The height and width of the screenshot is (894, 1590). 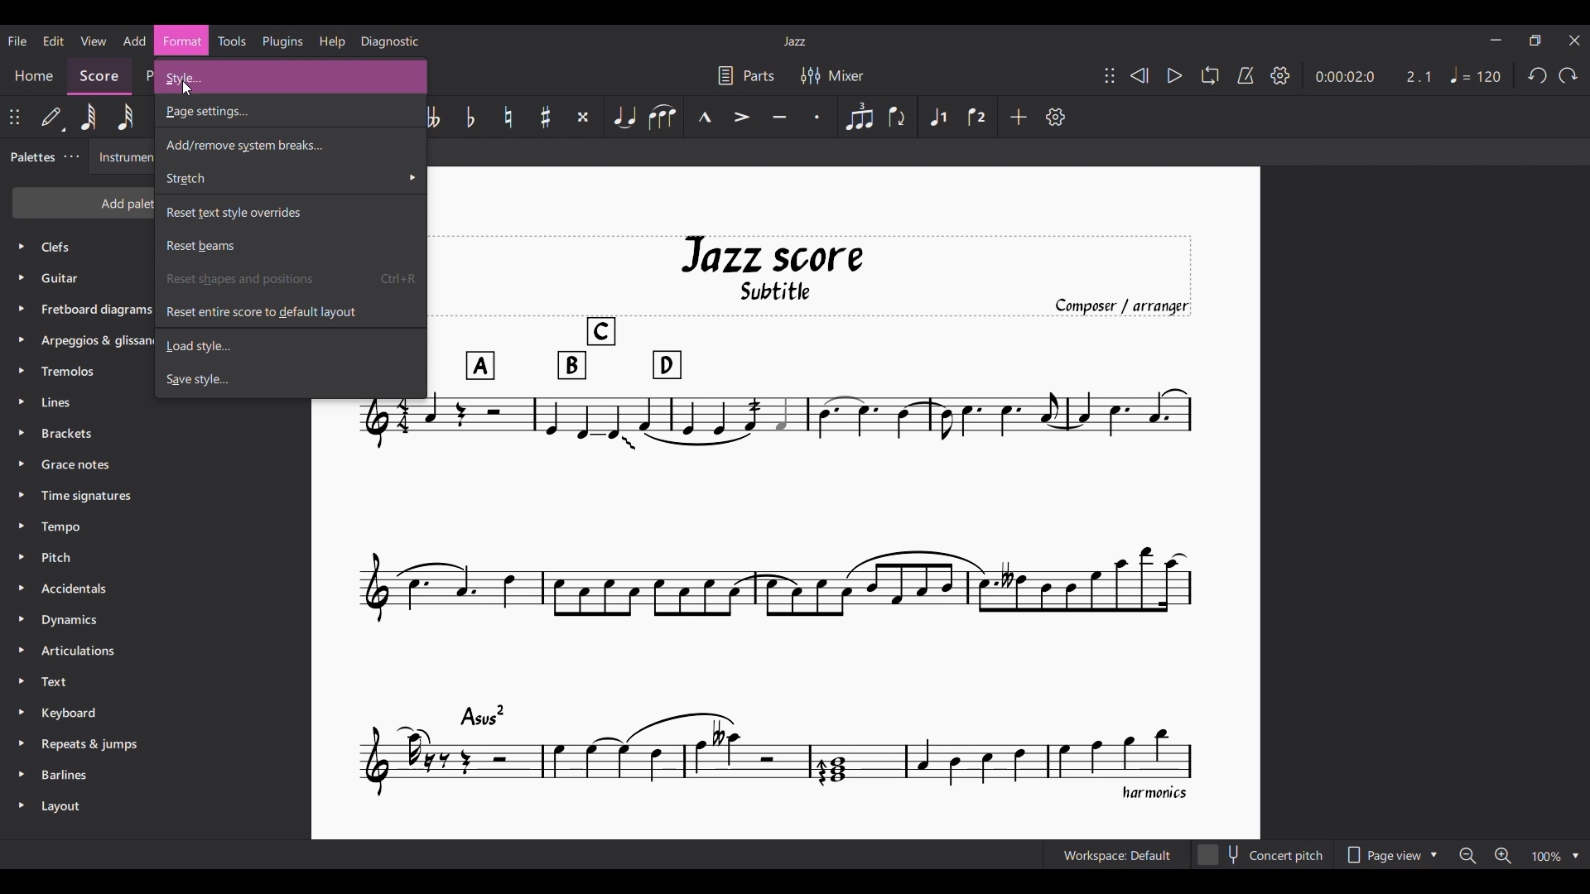 I want to click on Brackets, so click(x=65, y=433).